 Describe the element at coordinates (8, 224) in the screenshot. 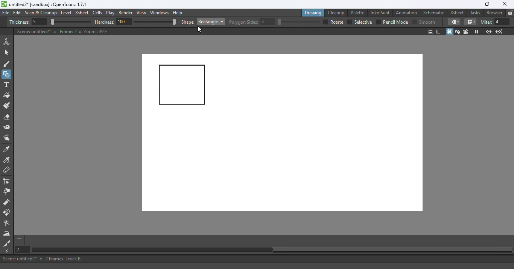

I see `Blender tool` at that location.